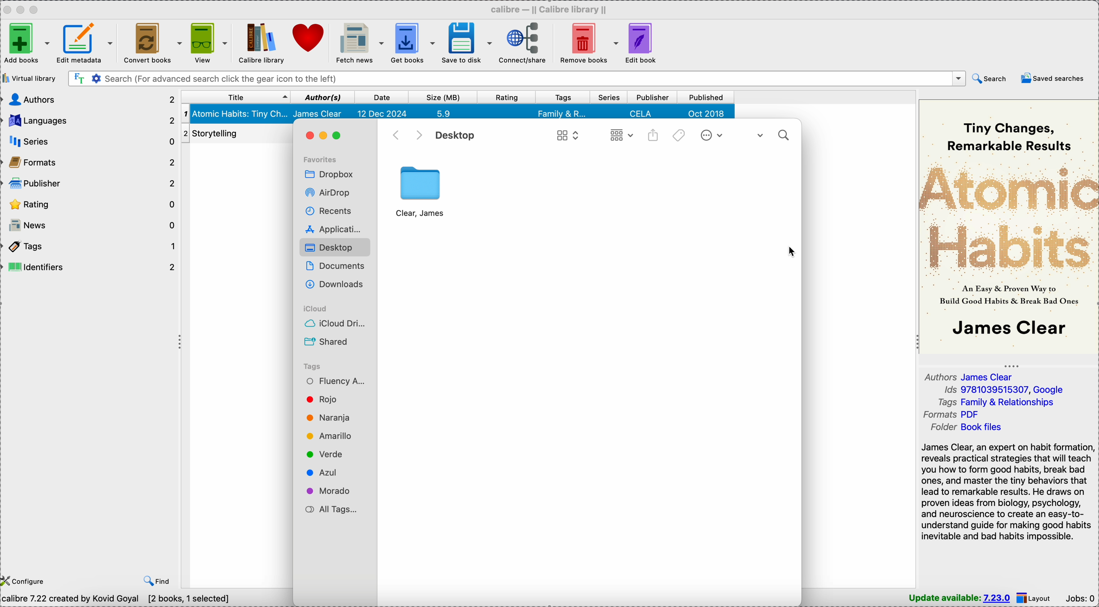  I want to click on search, so click(773, 135).